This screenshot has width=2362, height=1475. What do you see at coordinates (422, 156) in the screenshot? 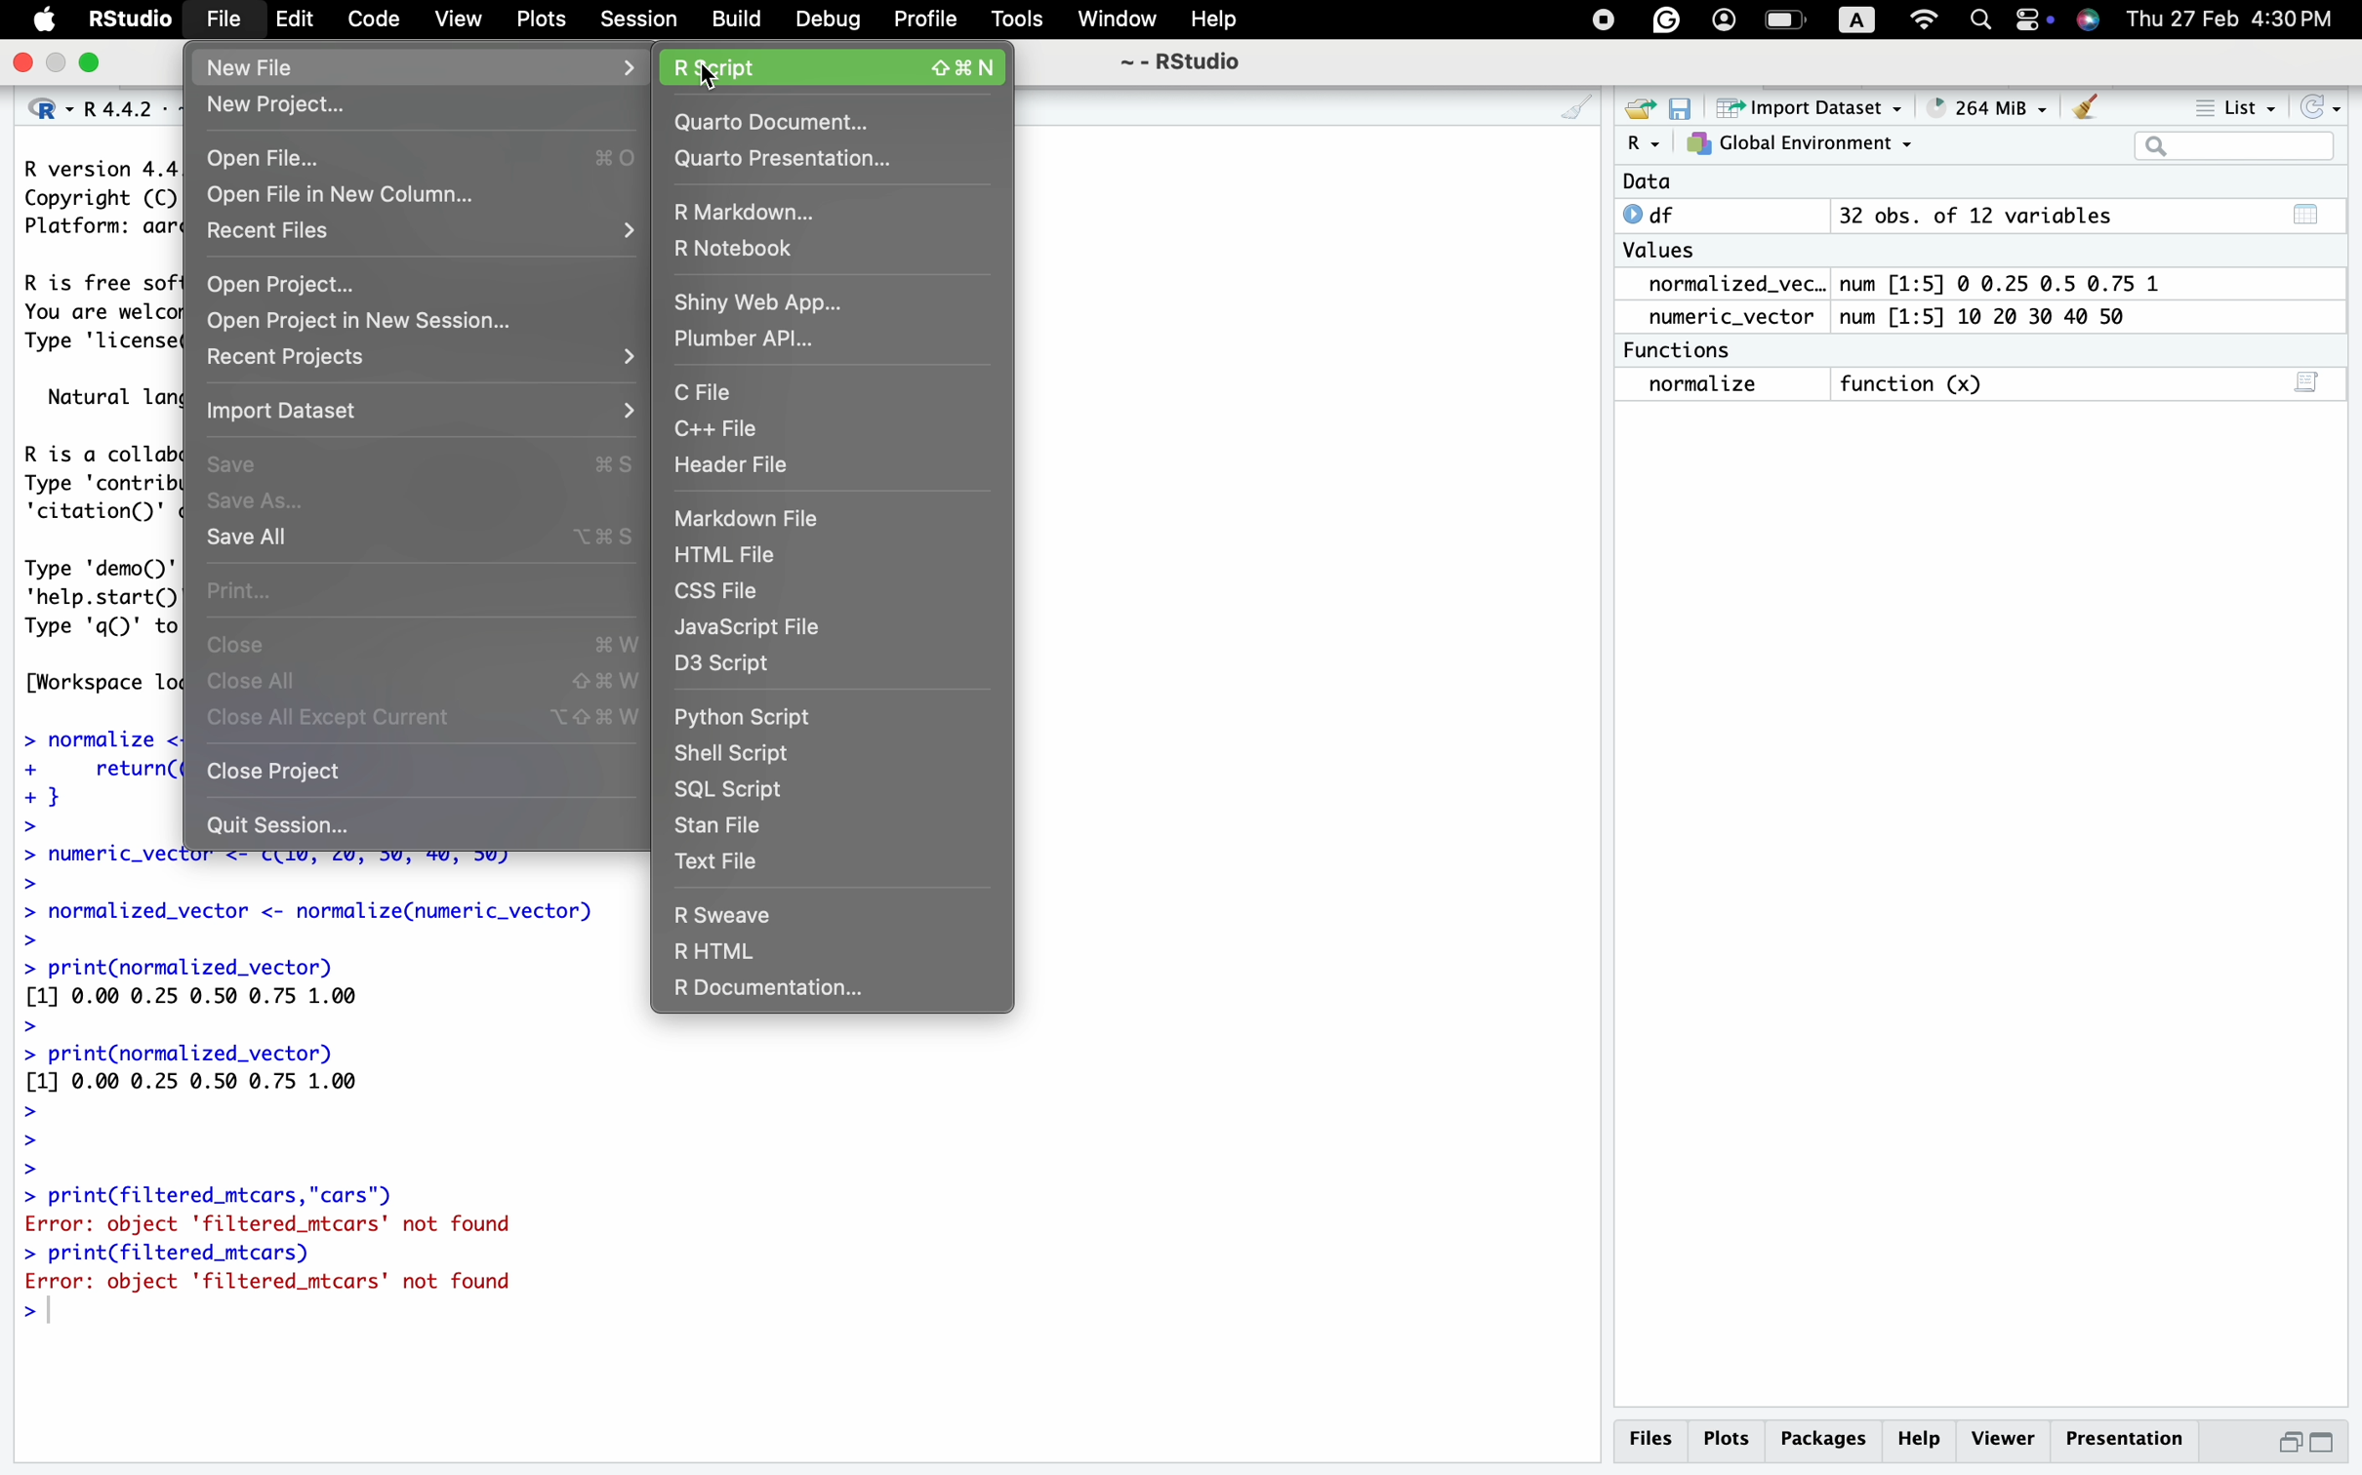
I see `open file` at bounding box center [422, 156].